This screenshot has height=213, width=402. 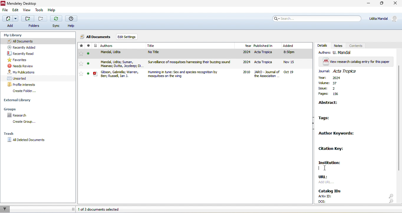 I want to click on external library, so click(x=18, y=100).